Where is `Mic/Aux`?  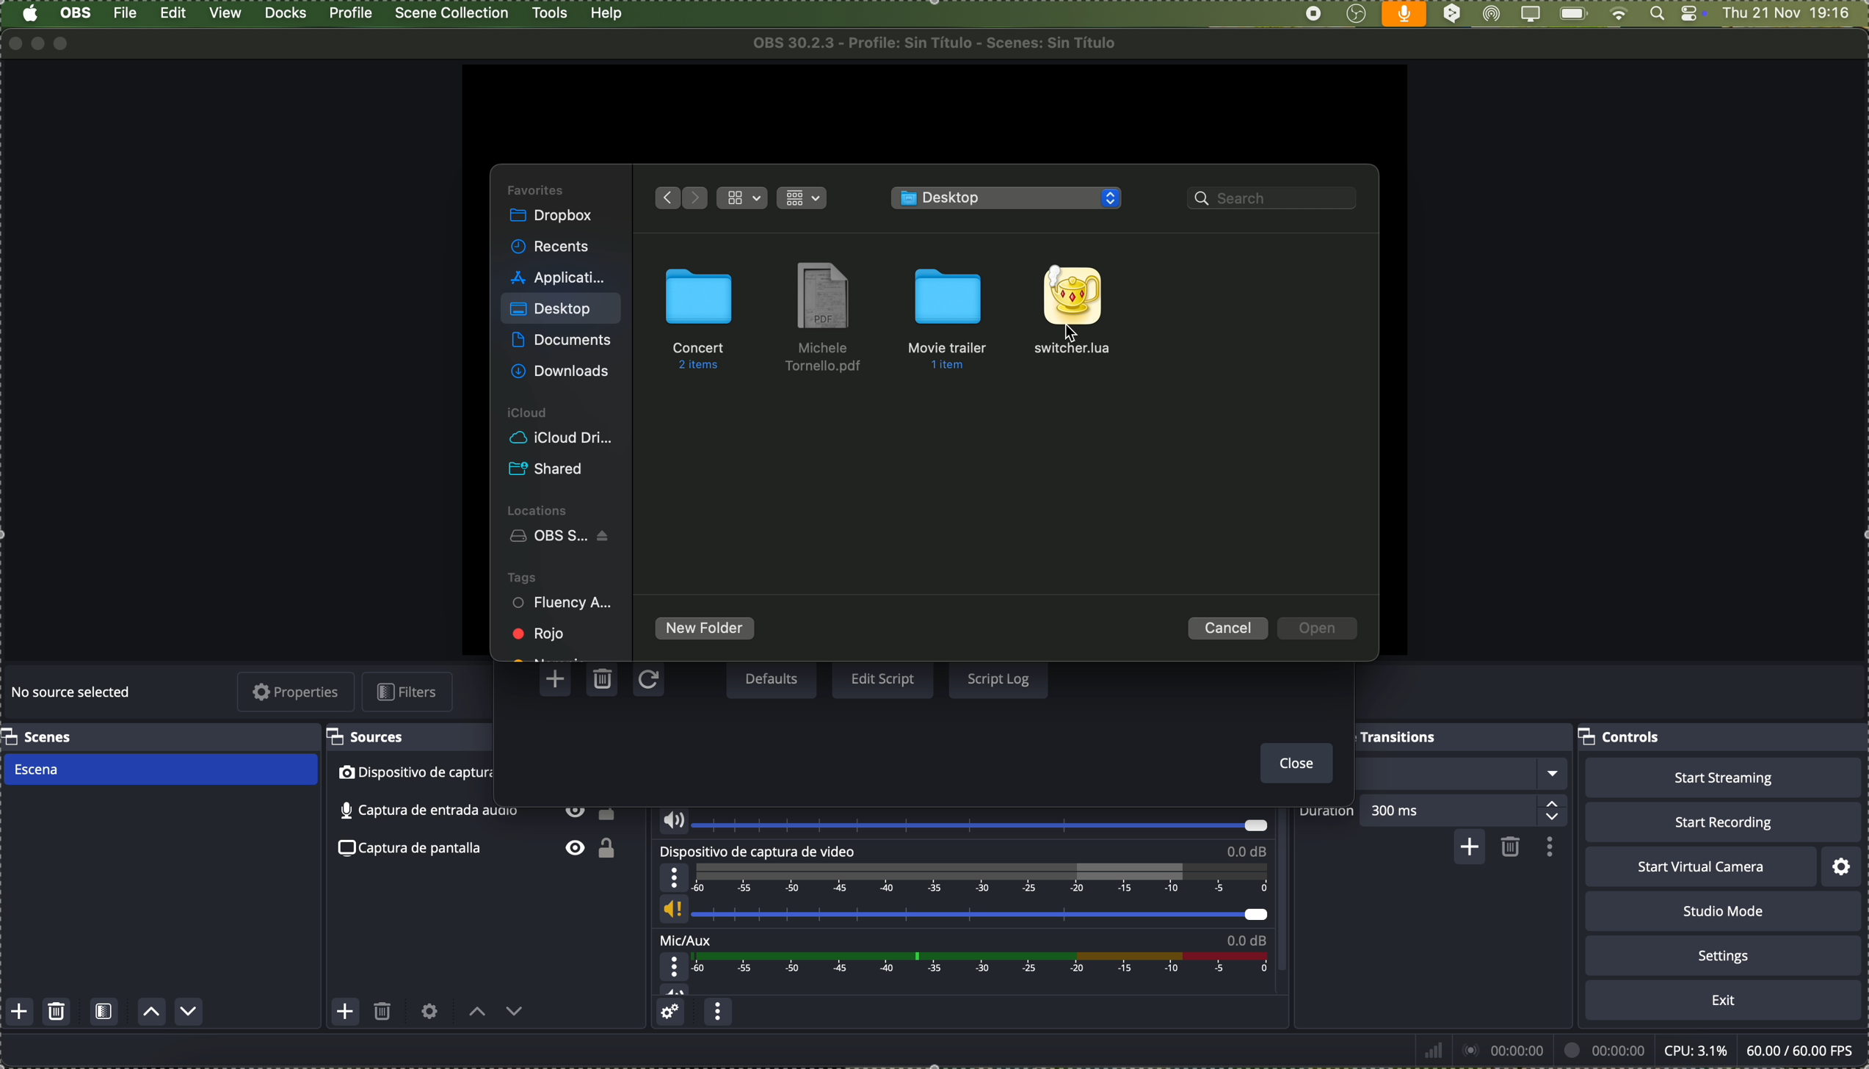 Mic/Aux is located at coordinates (959, 965).